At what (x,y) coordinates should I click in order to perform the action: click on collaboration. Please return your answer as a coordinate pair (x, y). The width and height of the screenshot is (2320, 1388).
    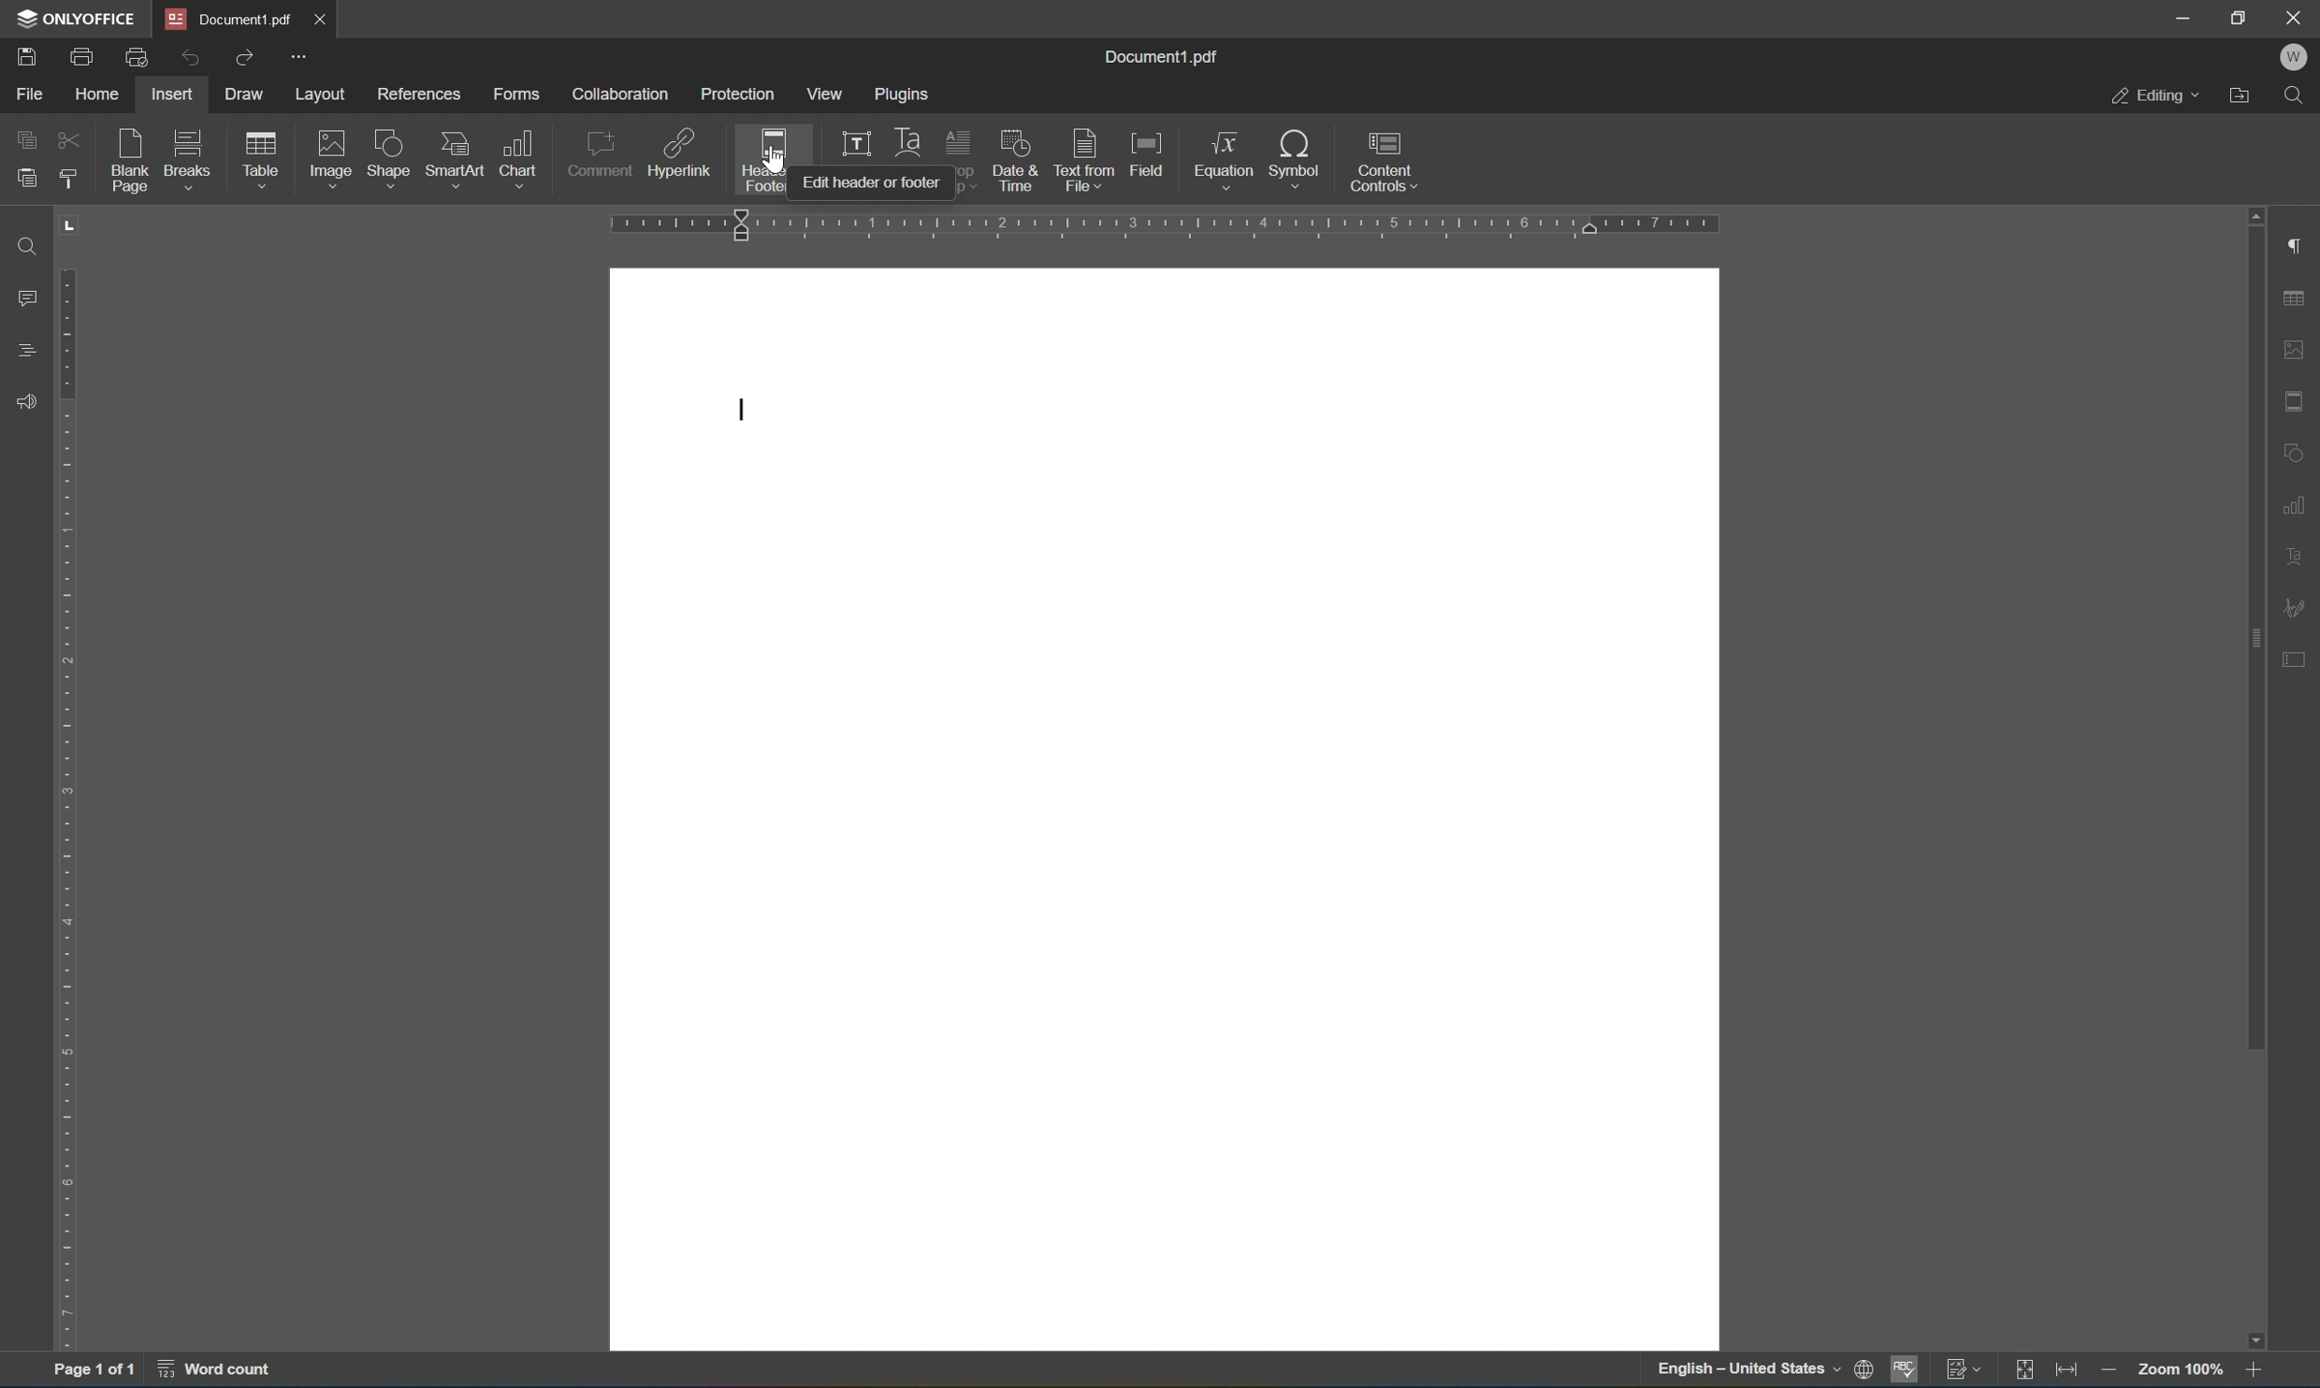
    Looking at the image, I should click on (621, 94).